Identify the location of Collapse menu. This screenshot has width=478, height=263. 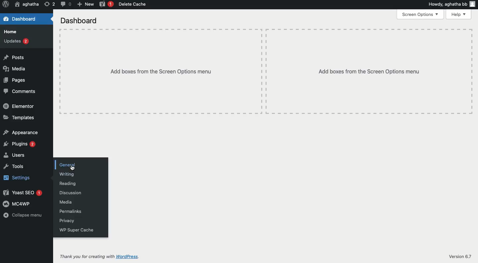
(22, 215).